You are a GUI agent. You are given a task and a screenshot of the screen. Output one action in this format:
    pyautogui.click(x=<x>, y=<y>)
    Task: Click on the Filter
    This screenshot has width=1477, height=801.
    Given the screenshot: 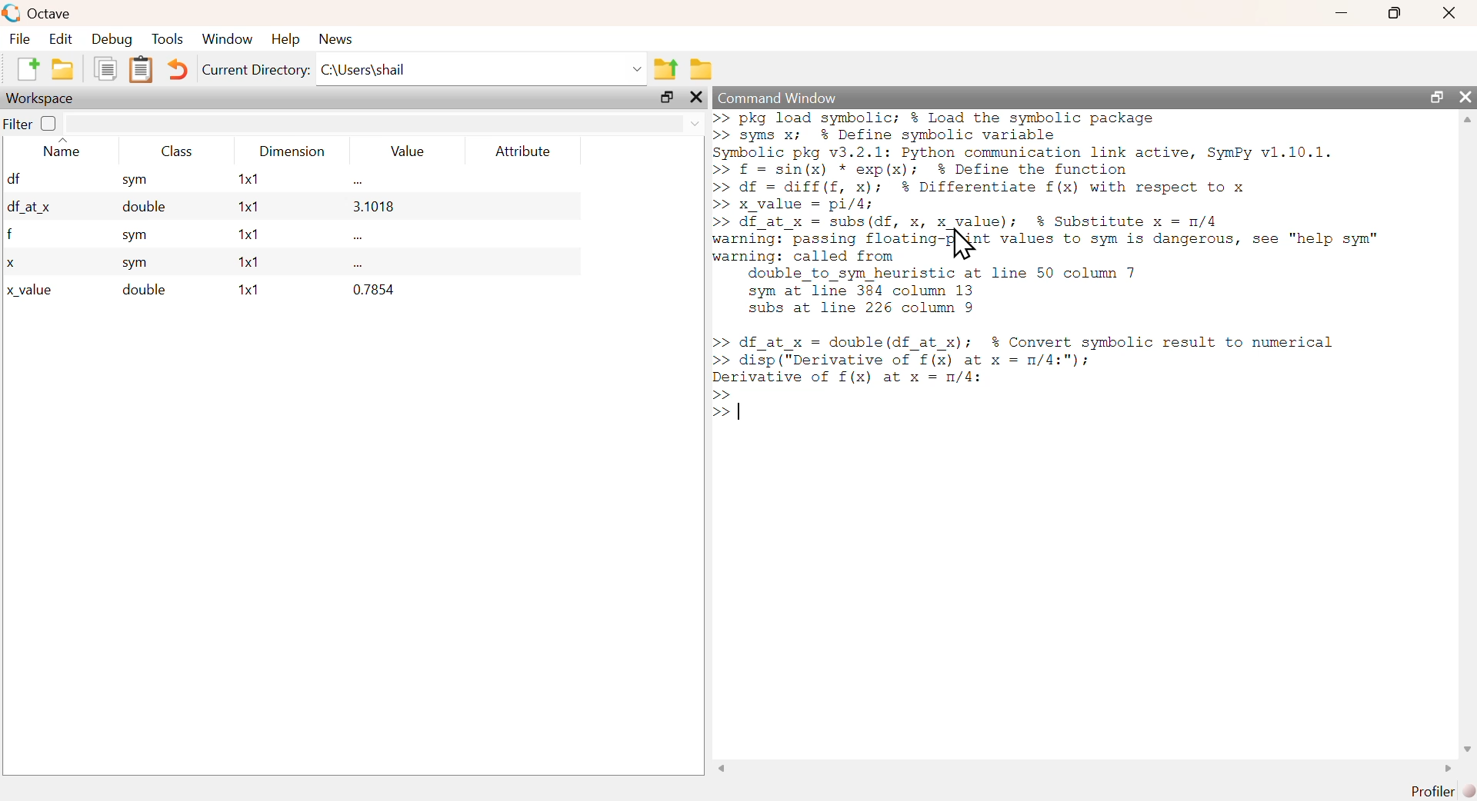 What is the action you would take?
    pyautogui.click(x=29, y=123)
    